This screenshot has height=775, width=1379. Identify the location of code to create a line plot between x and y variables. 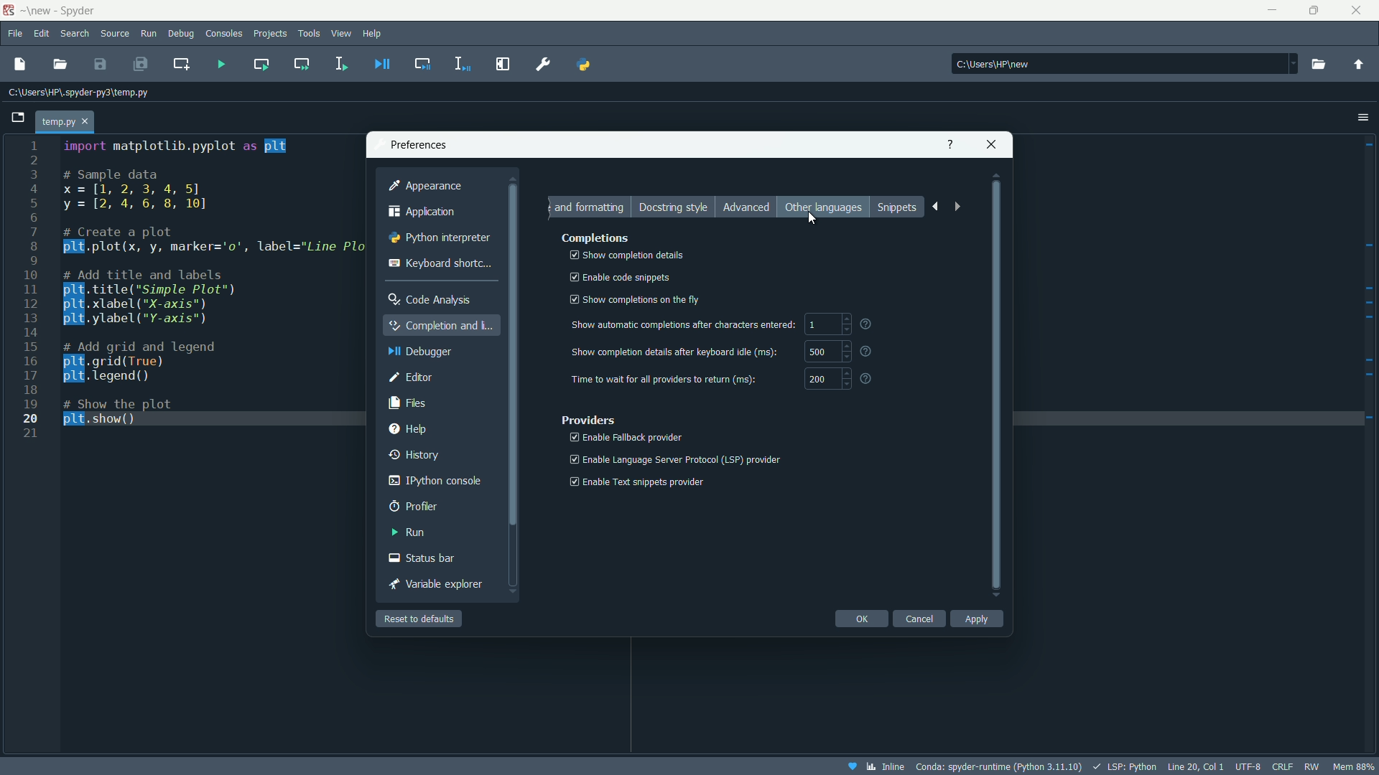
(210, 285).